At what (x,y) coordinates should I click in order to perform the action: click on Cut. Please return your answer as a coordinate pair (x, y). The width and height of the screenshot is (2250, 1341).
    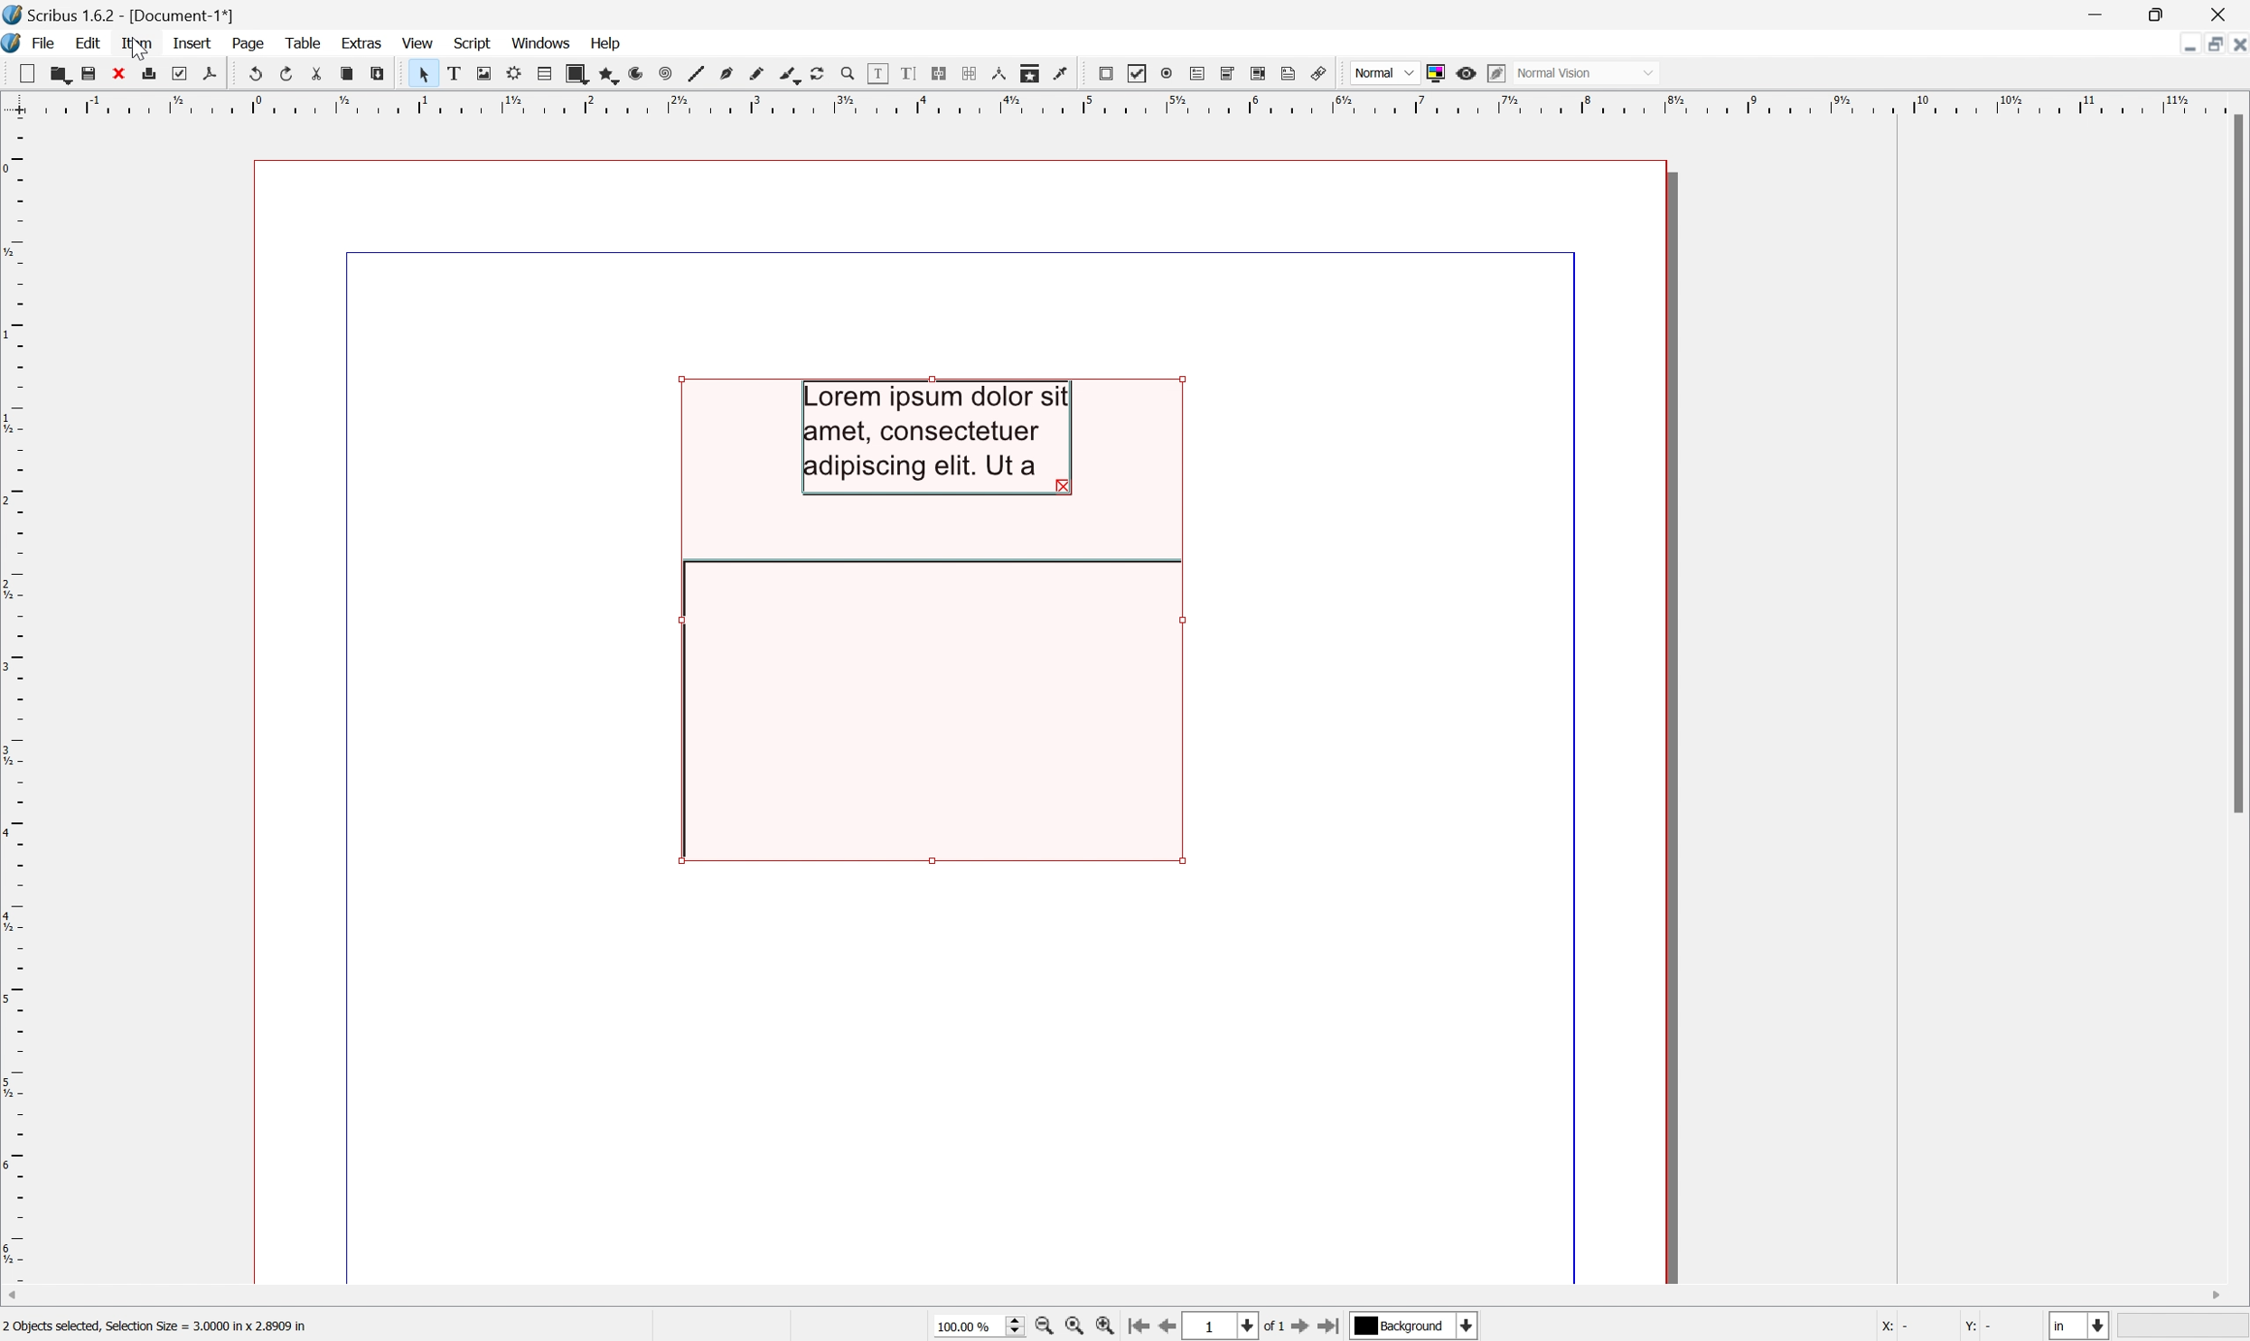
    Looking at the image, I should click on (316, 70).